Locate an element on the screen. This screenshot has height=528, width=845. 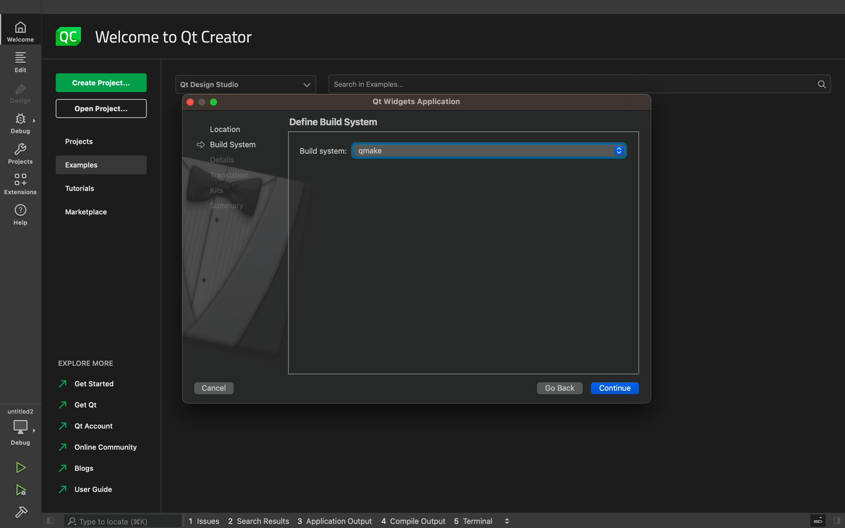
etails is located at coordinates (219, 160).